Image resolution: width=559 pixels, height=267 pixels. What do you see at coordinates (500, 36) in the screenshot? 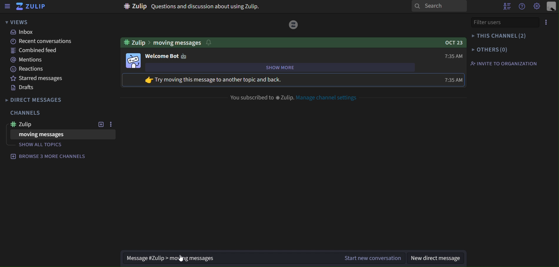
I see `this channel(2)` at bounding box center [500, 36].